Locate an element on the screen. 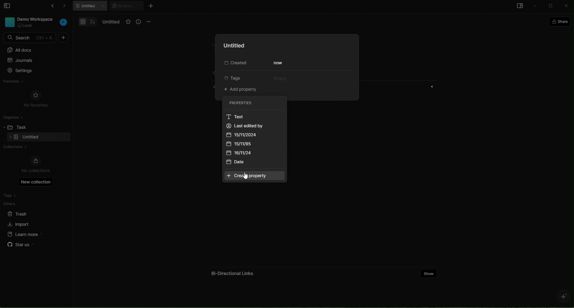 The height and width of the screenshot is (308, 574). organize is located at coordinates (15, 117).